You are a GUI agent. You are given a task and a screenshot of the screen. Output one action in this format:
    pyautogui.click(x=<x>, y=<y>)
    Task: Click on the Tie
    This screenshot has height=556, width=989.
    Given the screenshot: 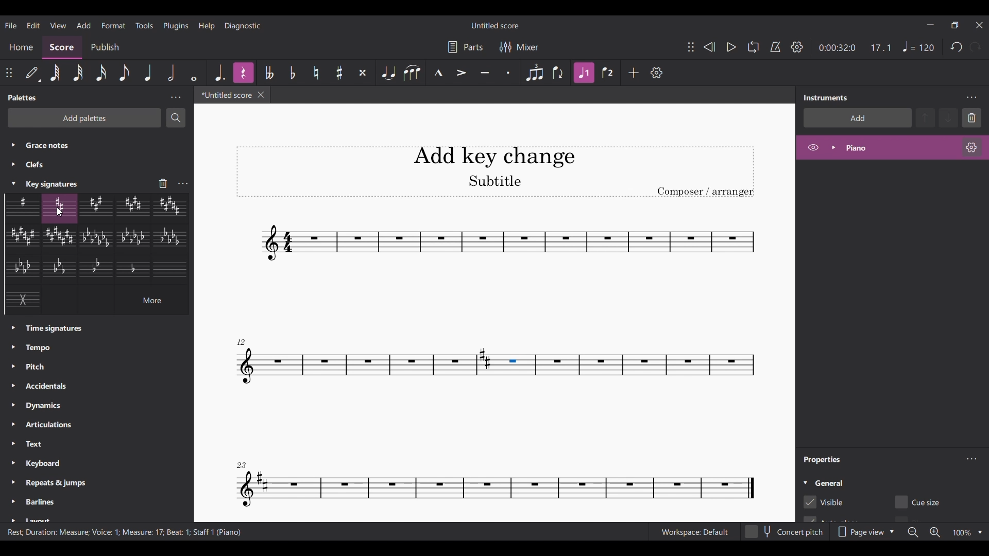 What is the action you would take?
    pyautogui.click(x=388, y=73)
    